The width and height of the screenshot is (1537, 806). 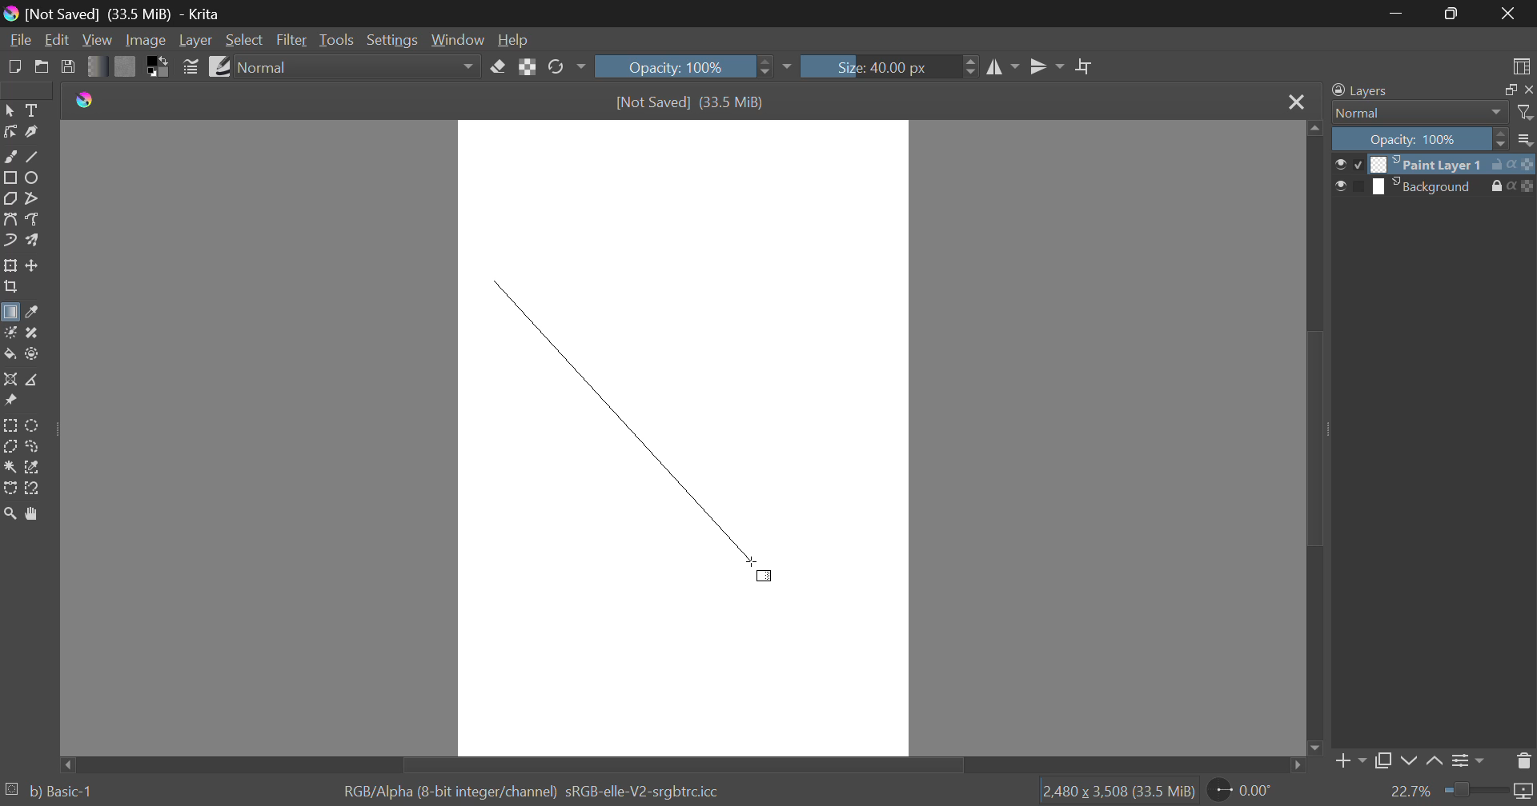 I want to click on Ellipses, so click(x=33, y=178).